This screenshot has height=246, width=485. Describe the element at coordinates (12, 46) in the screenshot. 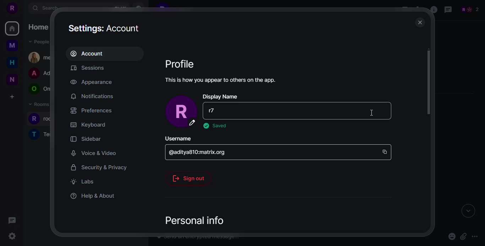

I see `myspace` at that location.